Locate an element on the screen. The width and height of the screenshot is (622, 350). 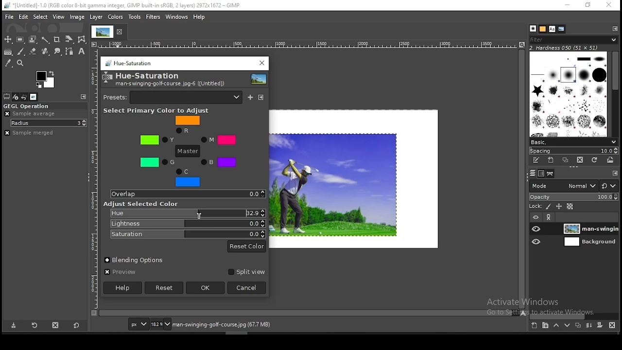
brushes is located at coordinates (568, 94).